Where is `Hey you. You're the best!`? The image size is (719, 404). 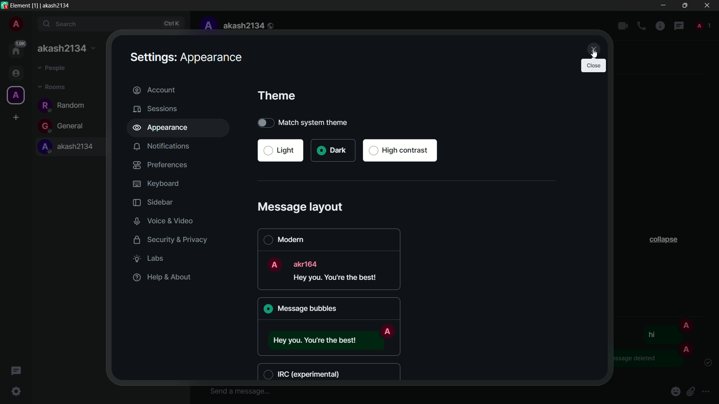 Hey you. You're the best! is located at coordinates (338, 279).